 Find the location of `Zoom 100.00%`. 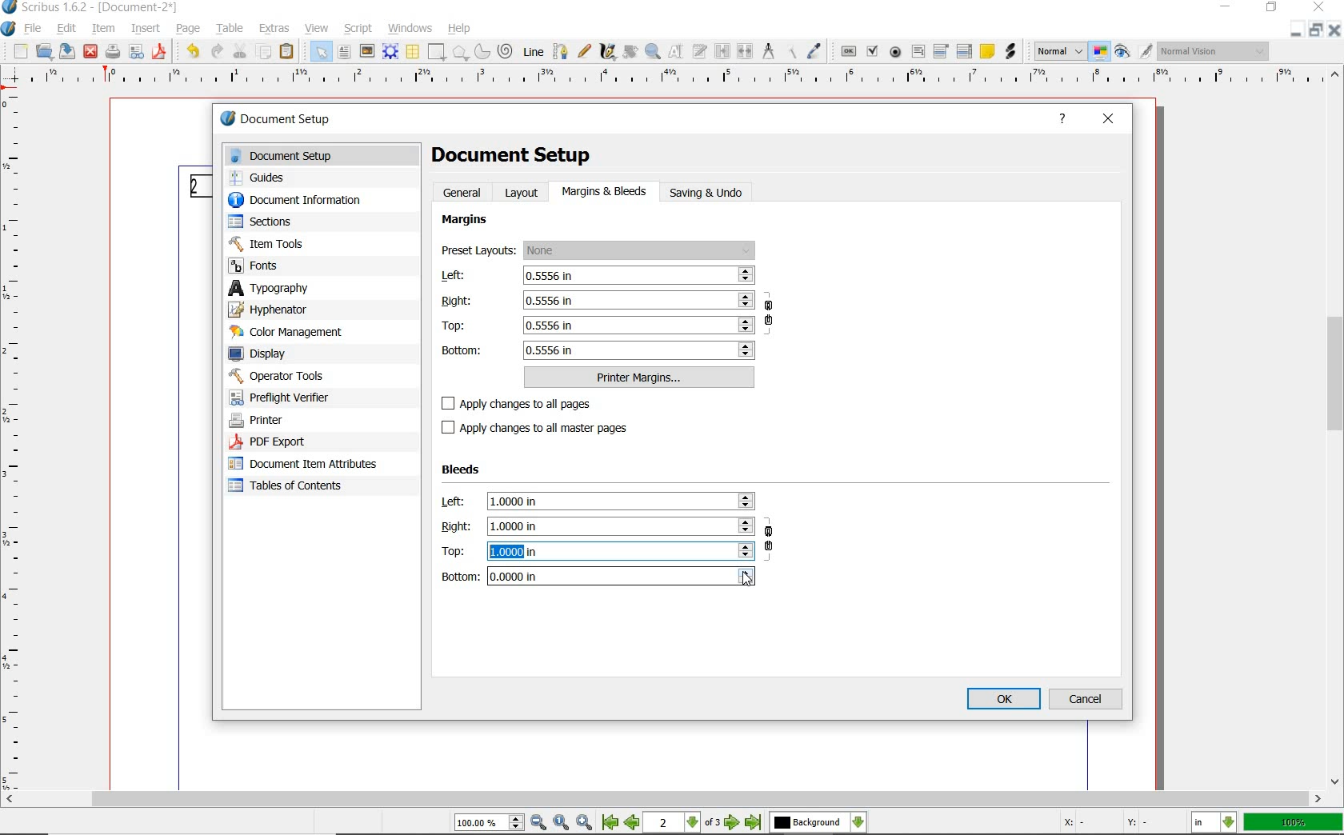

Zoom 100.00% is located at coordinates (487, 825).